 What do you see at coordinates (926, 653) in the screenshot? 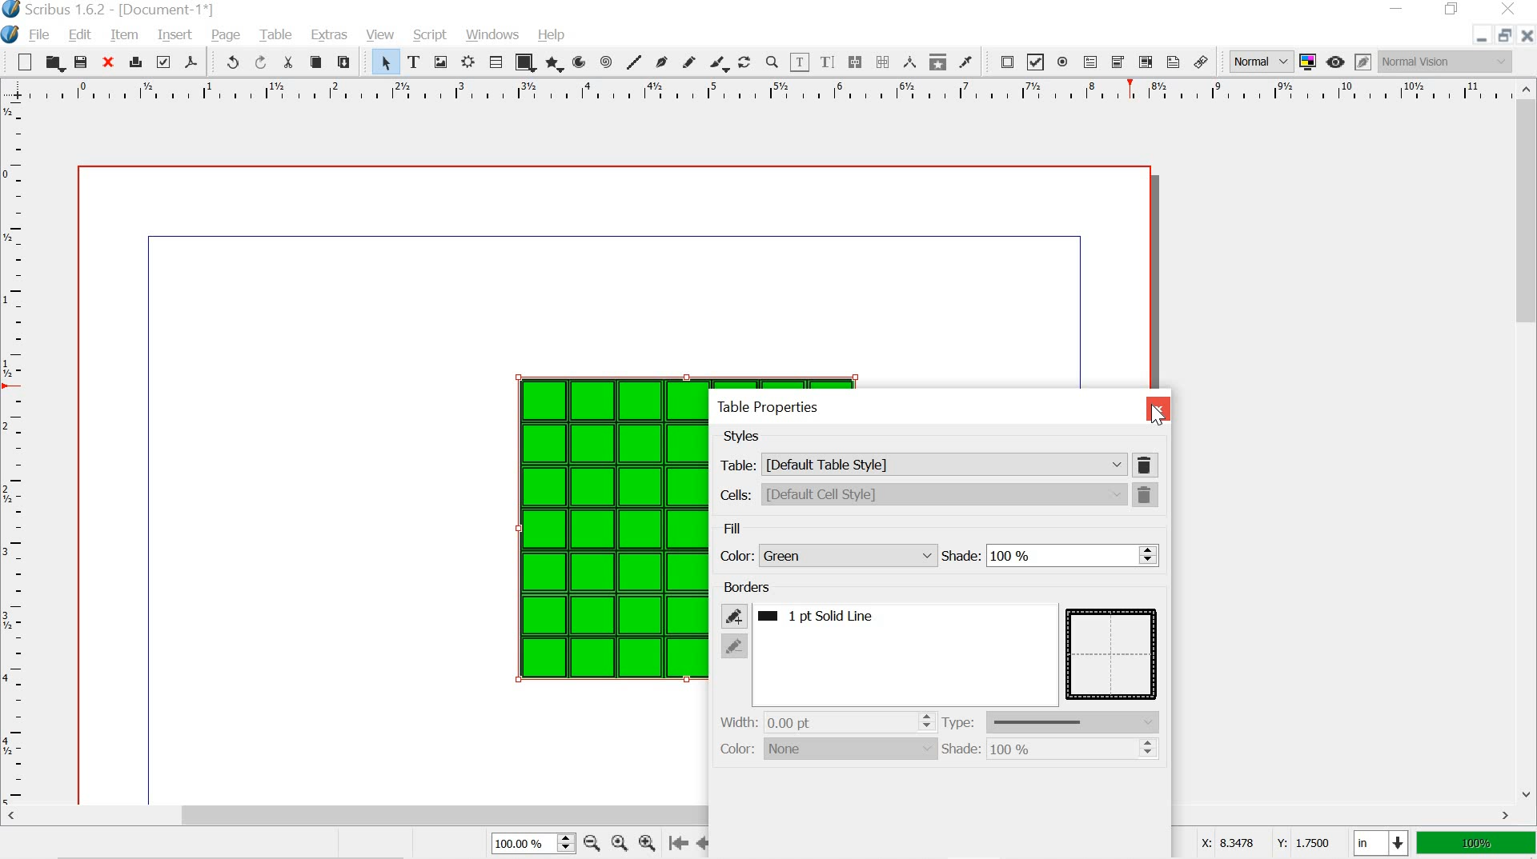
I see `scrollbar` at bounding box center [926, 653].